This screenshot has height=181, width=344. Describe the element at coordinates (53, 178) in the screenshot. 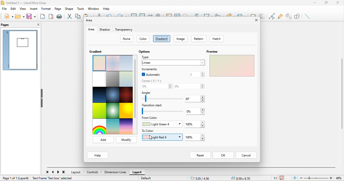

I see `text frame text box selected` at that location.